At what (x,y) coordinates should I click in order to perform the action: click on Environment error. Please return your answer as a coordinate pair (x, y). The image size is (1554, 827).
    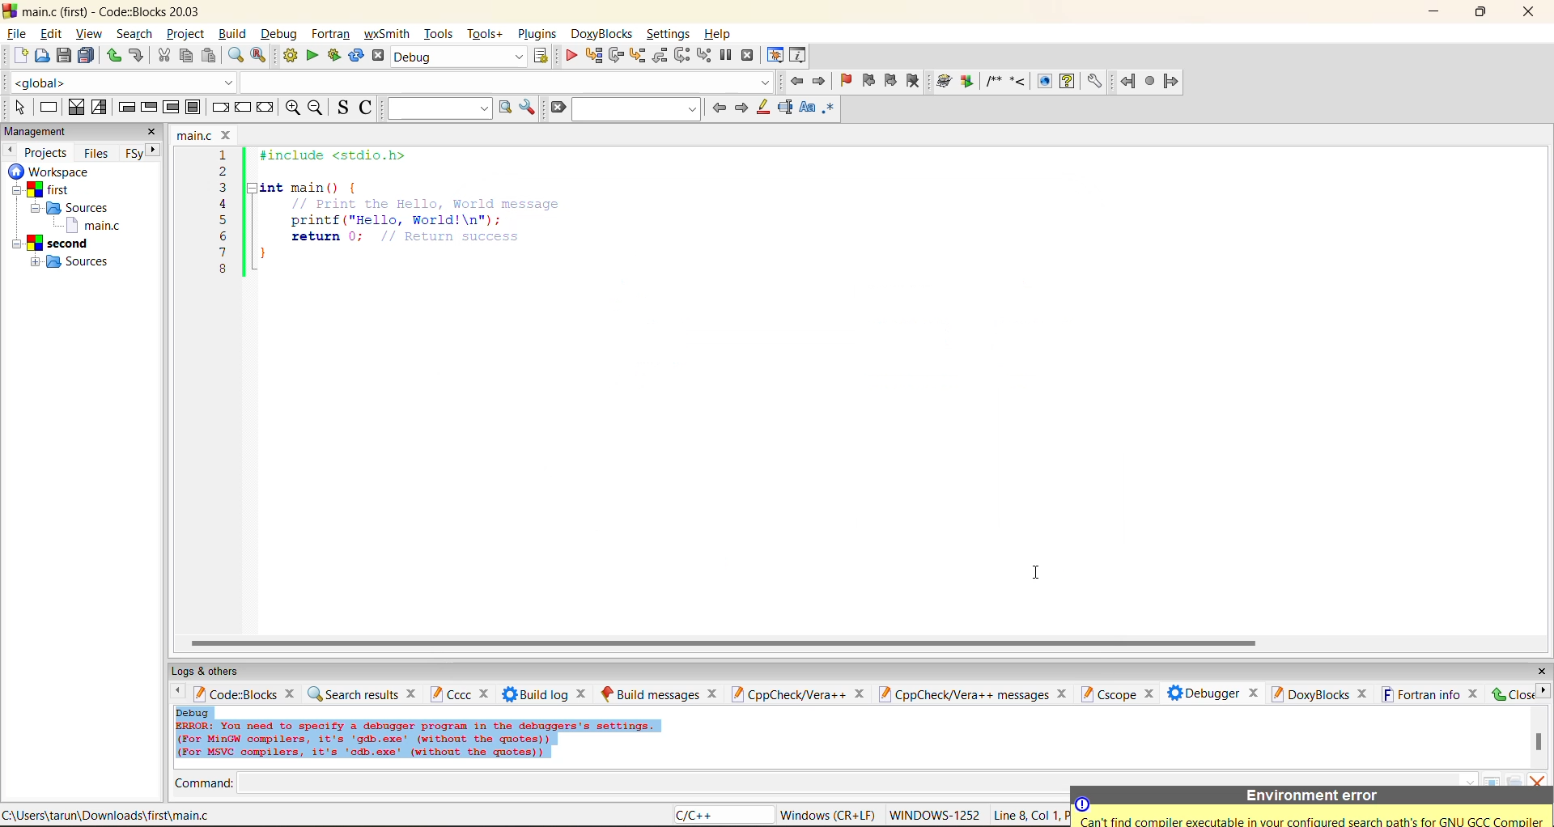
    Looking at the image, I should click on (1312, 796).